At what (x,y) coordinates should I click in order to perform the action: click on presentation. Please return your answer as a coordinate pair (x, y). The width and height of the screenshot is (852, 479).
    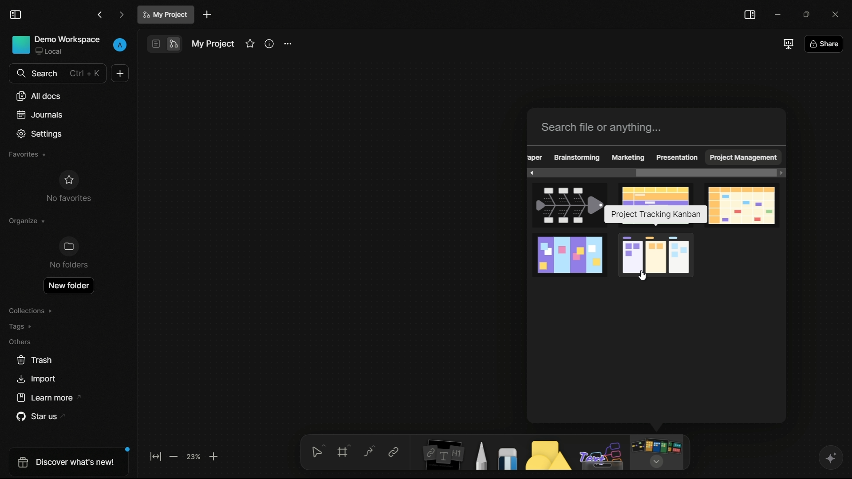
    Looking at the image, I should click on (676, 157).